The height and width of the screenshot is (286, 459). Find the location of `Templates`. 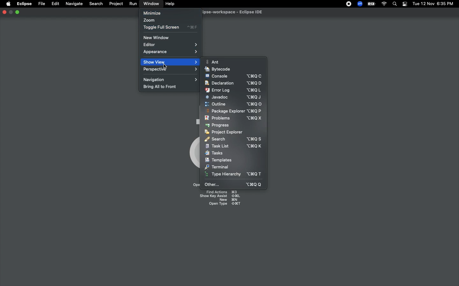

Templates is located at coordinates (218, 160).